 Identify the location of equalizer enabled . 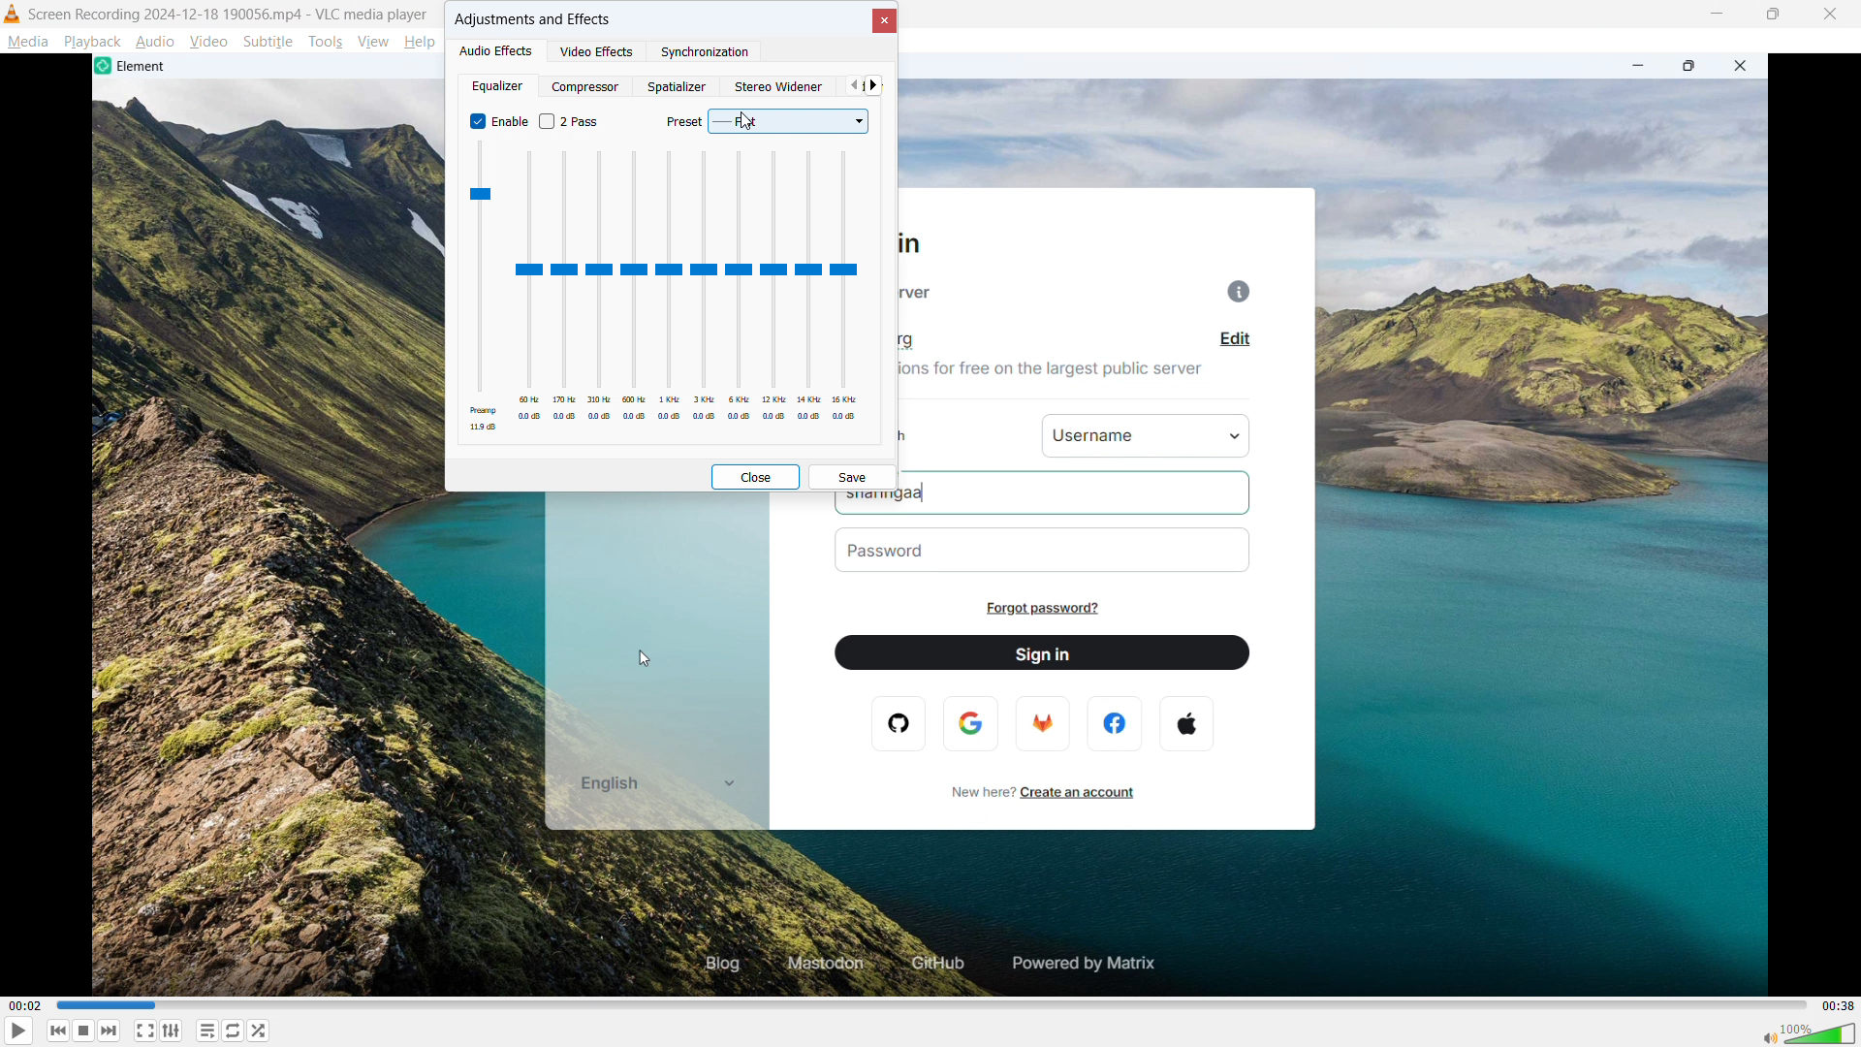
(498, 121).